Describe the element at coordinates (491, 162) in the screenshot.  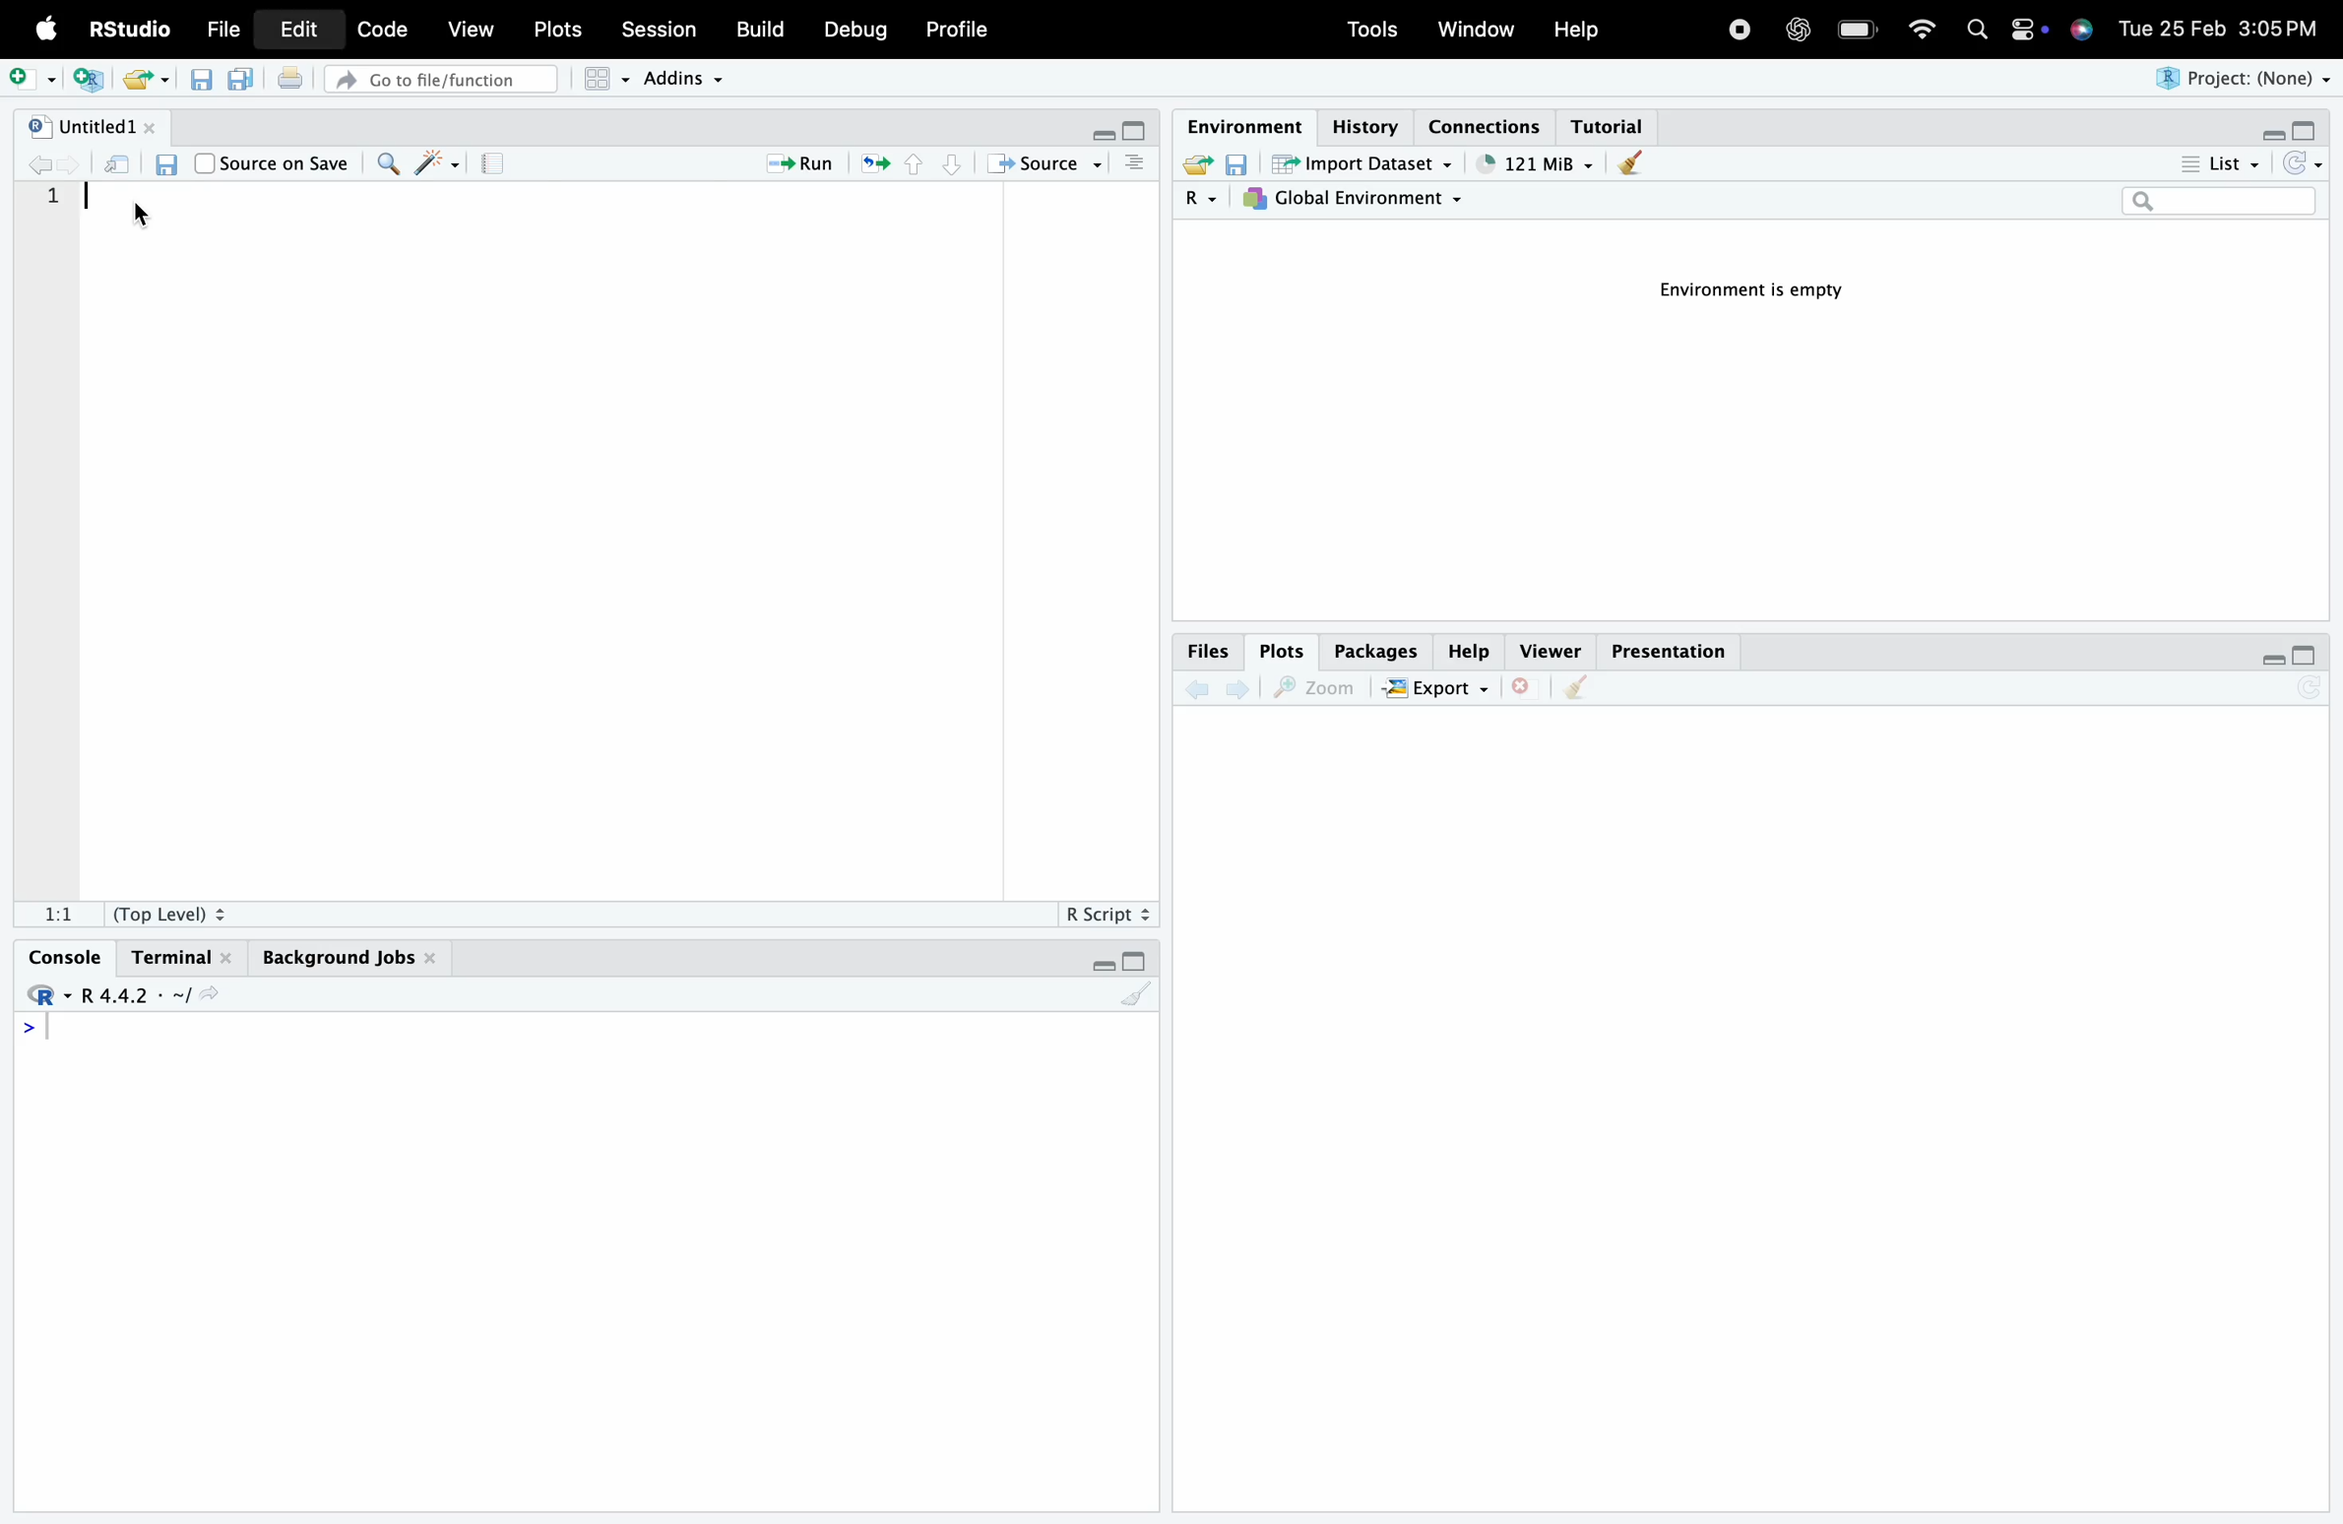
I see `Compile Report (Ctrl + Shift + K)` at that location.